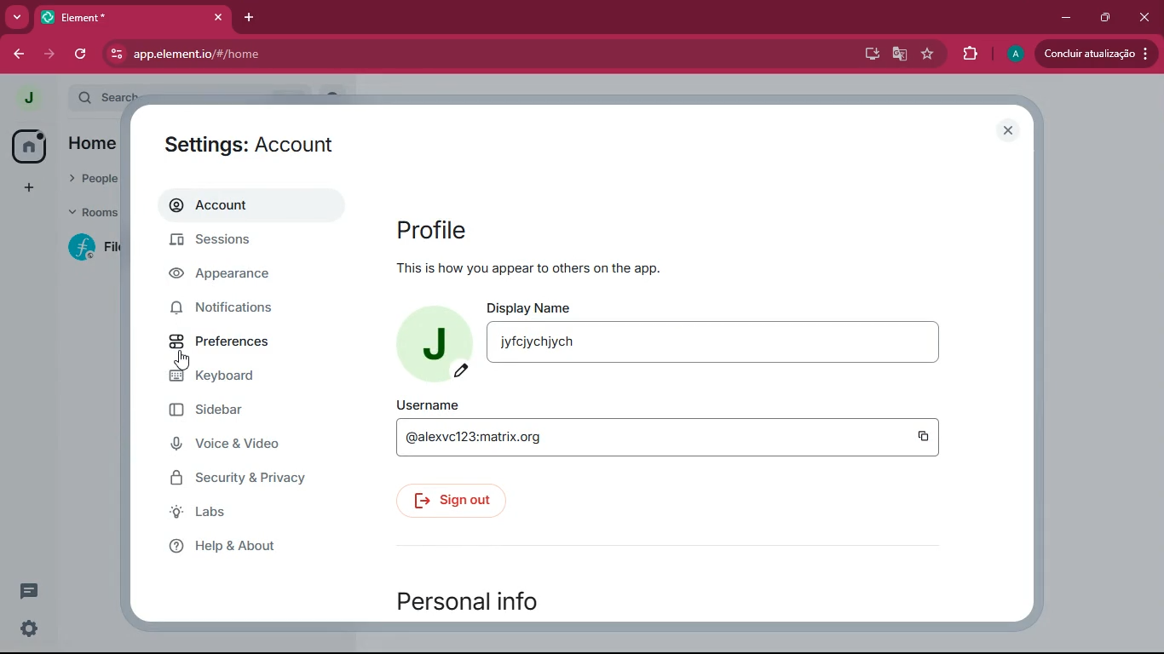 This screenshot has height=654, width=1164. I want to click on preferences, so click(235, 343).